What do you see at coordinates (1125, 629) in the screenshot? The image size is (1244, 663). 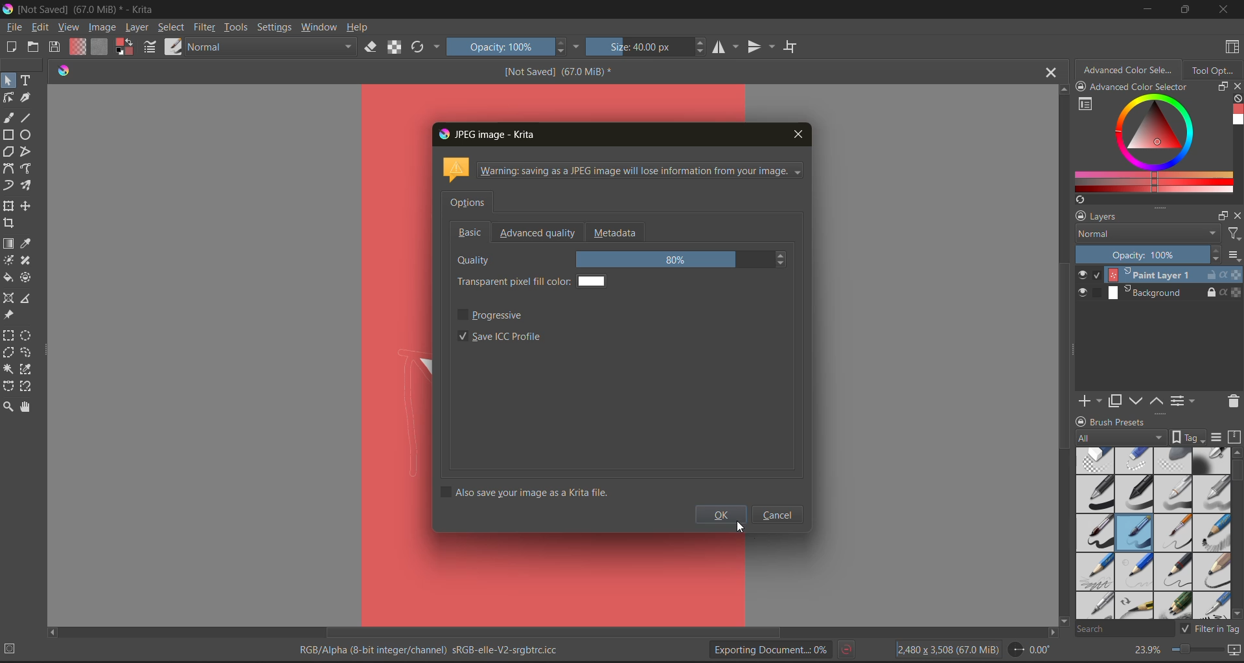 I see `search` at bounding box center [1125, 629].